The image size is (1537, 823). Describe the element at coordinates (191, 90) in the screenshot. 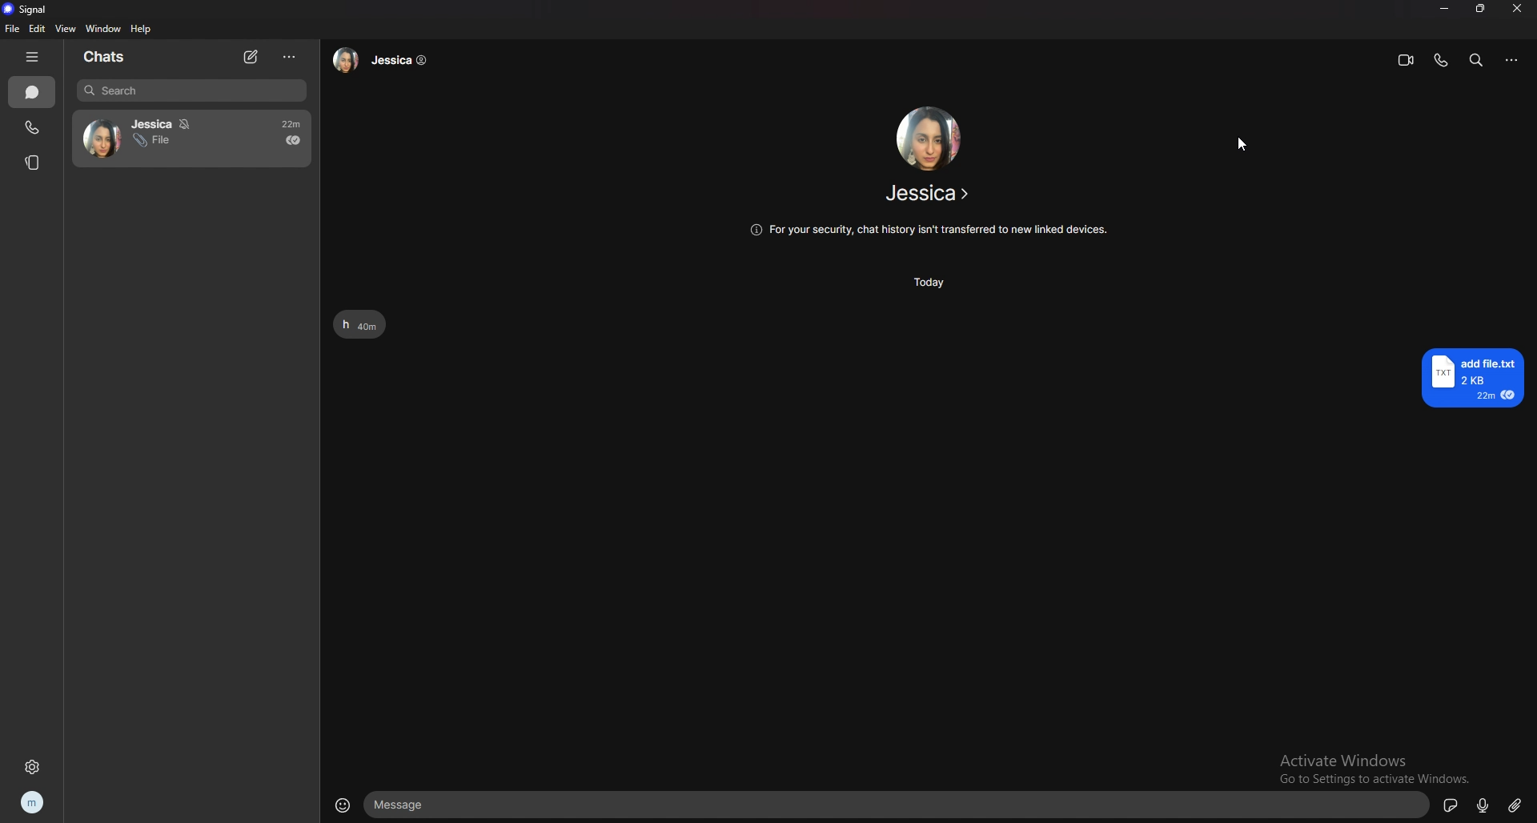

I see `search bar` at that location.